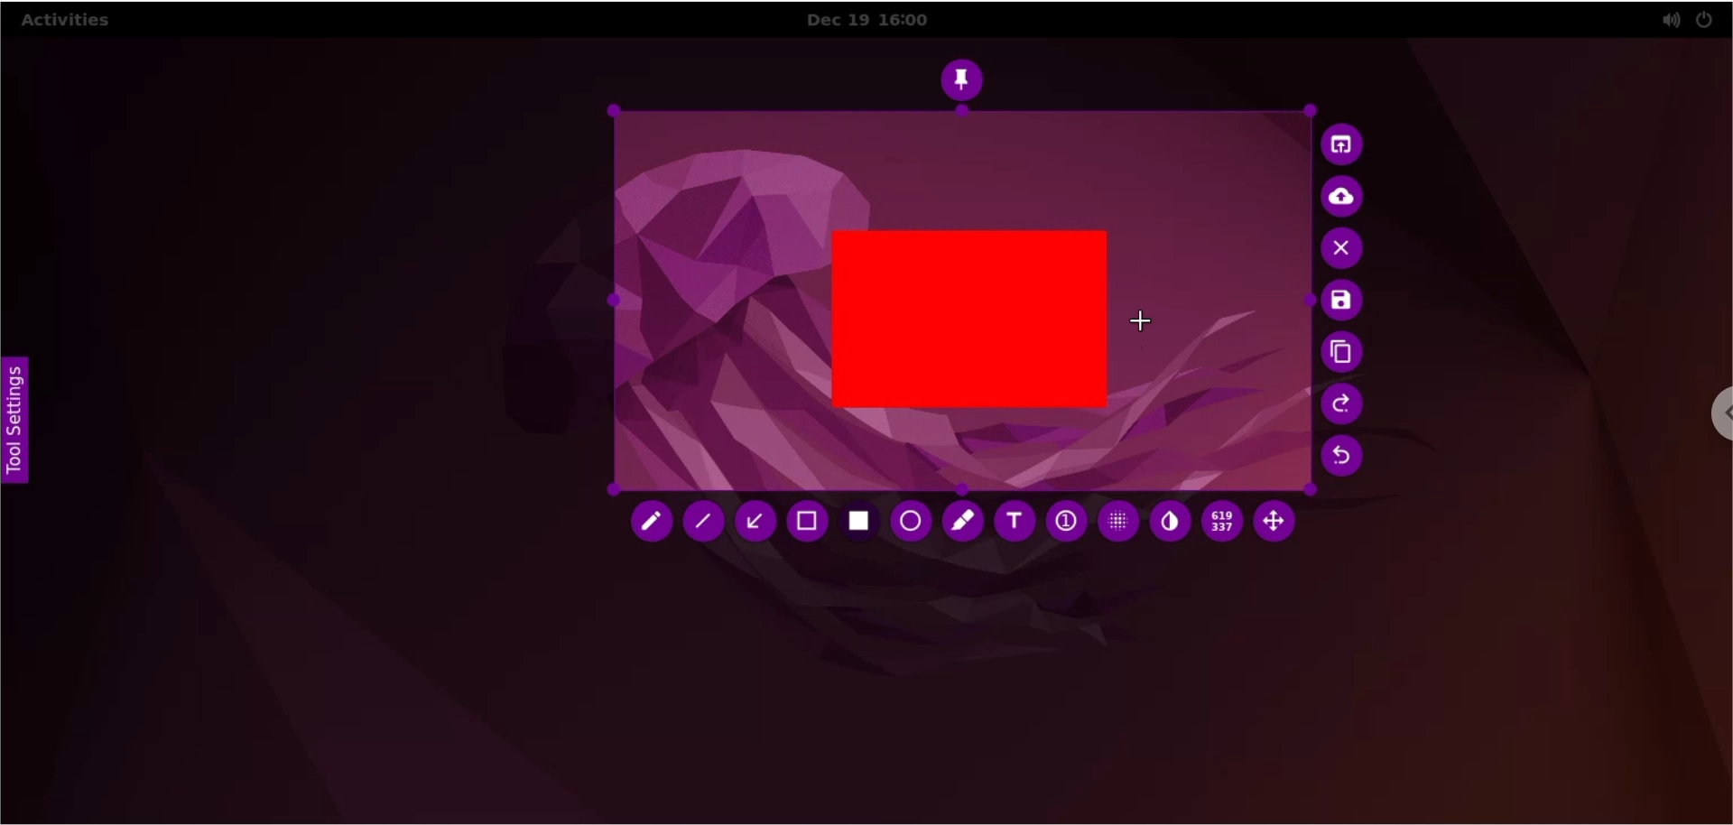 This screenshot has height=825, width=1733. I want to click on x and y coordinates values, so click(1222, 524).